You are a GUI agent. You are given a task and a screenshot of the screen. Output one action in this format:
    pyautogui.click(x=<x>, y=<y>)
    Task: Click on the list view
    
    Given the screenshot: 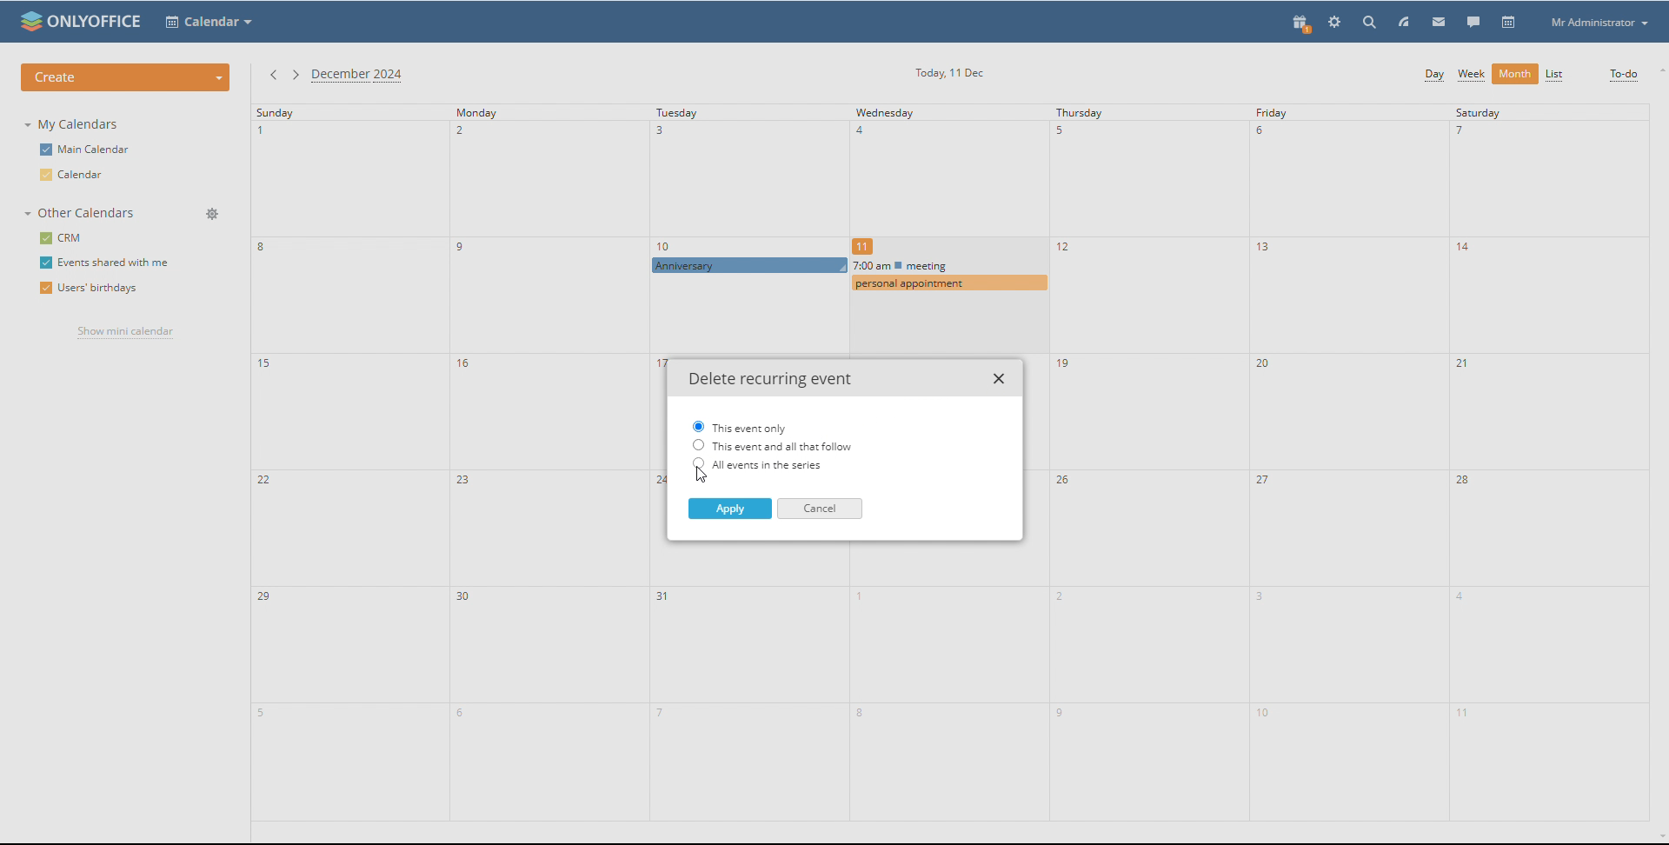 What is the action you would take?
    pyautogui.click(x=1554, y=75)
    